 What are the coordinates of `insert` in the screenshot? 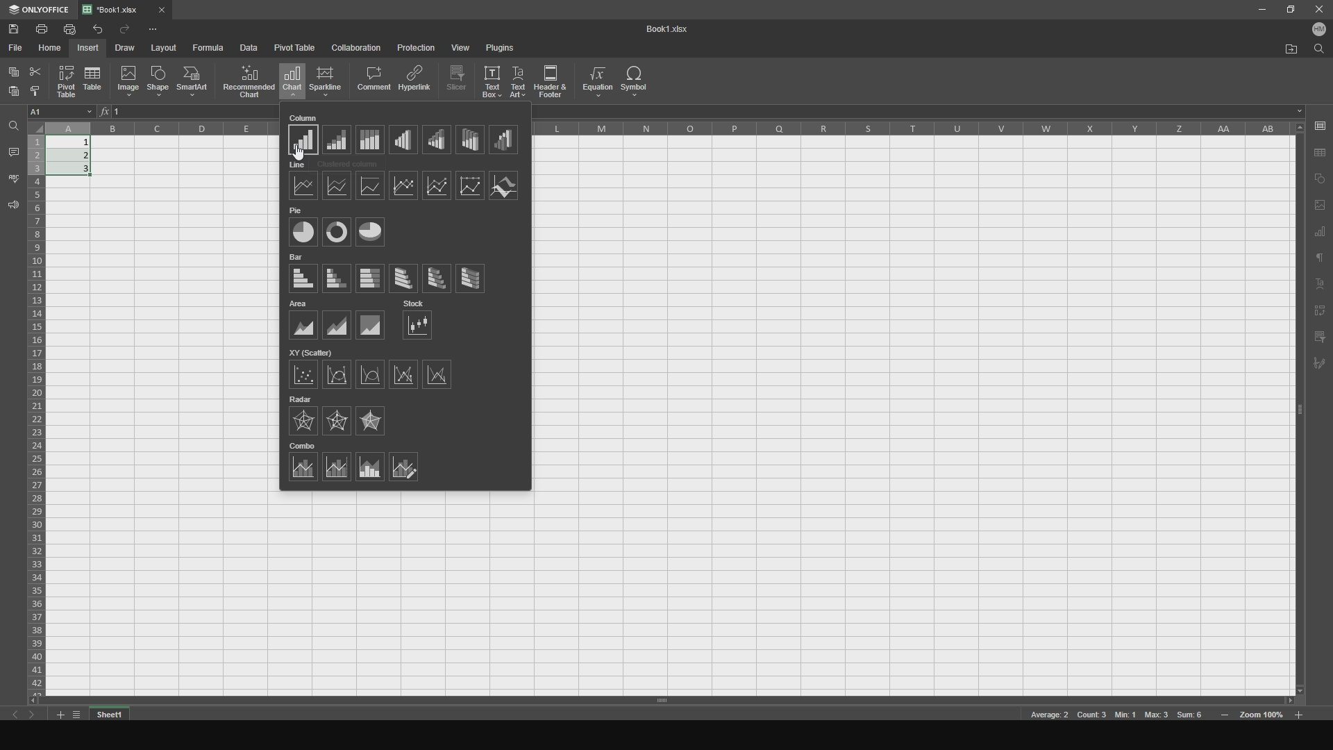 It's located at (87, 47).